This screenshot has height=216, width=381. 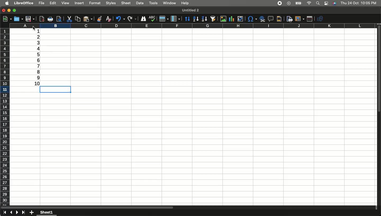 I want to click on  Vertical Scroll bar, so click(x=379, y=71).